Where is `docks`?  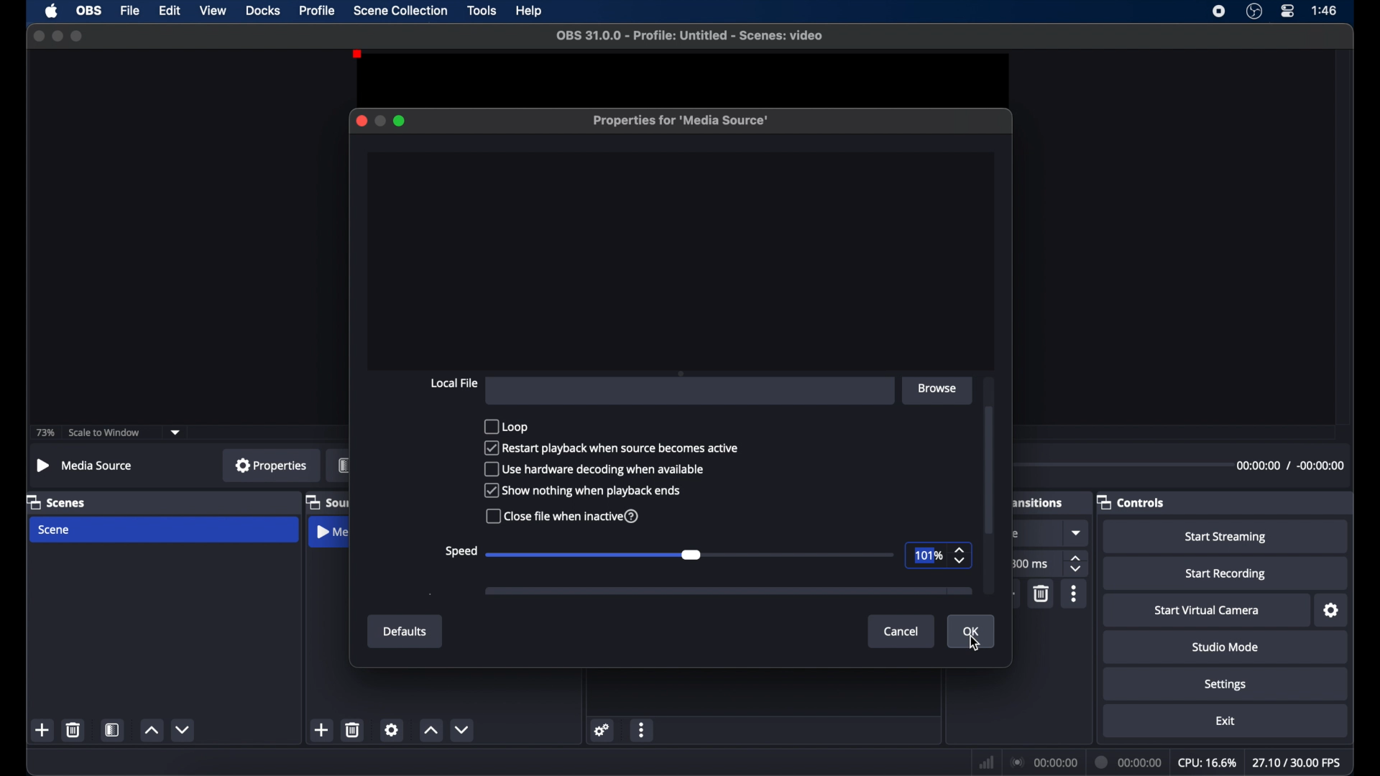 docks is located at coordinates (264, 11).